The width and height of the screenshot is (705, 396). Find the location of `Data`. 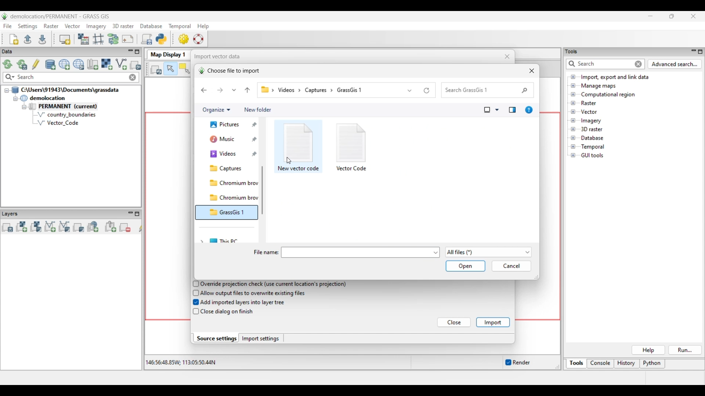

Data is located at coordinates (14, 52).